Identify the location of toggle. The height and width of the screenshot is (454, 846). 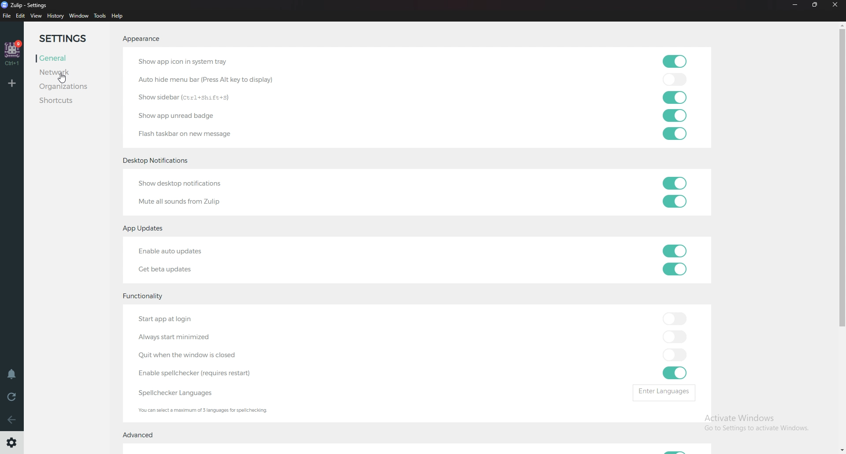
(675, 97).